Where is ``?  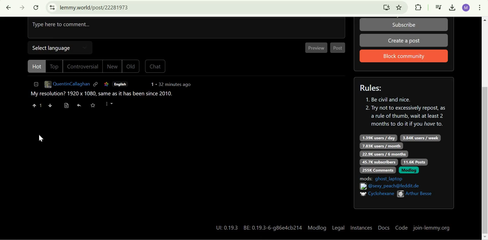  is located at coordinates (361, 194).